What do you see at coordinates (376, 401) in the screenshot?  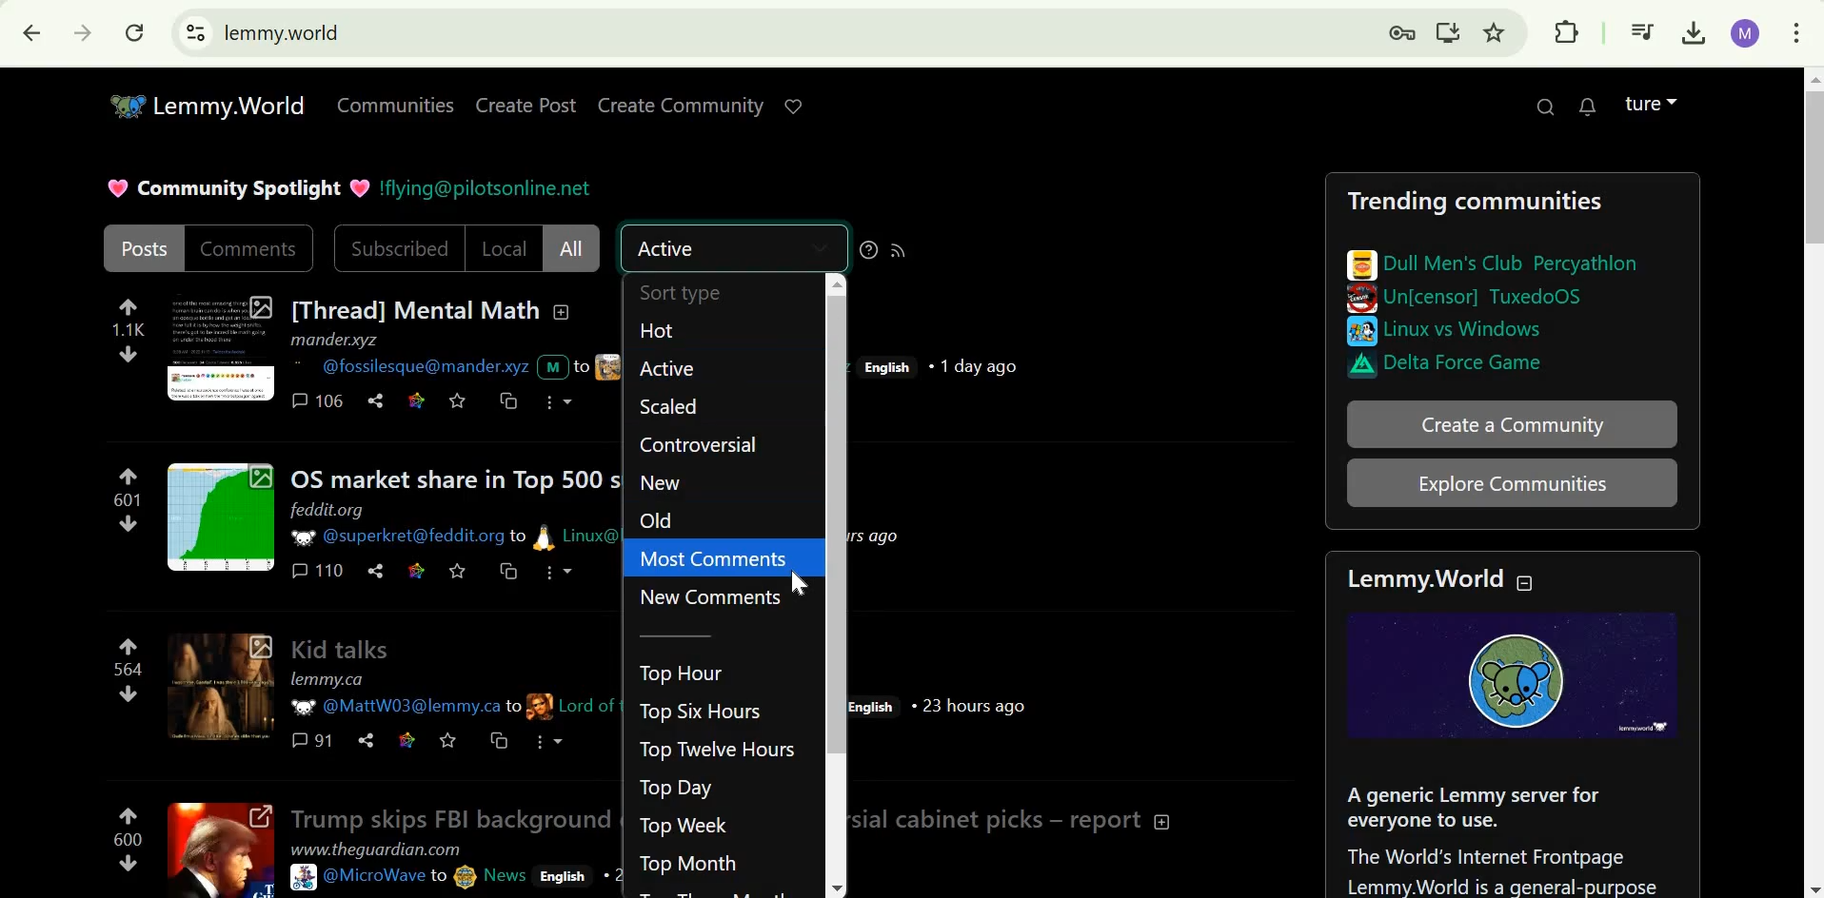 I see `Share` at bounding box center [376, 401].